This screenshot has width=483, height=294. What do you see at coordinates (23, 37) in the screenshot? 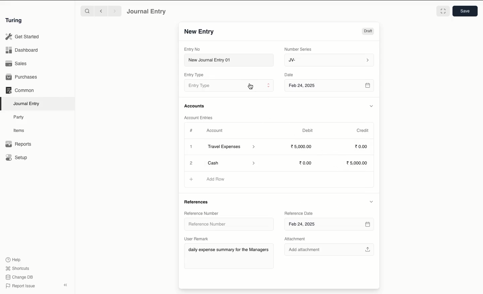
I see `Get Started` at bounding box center [23, 37].